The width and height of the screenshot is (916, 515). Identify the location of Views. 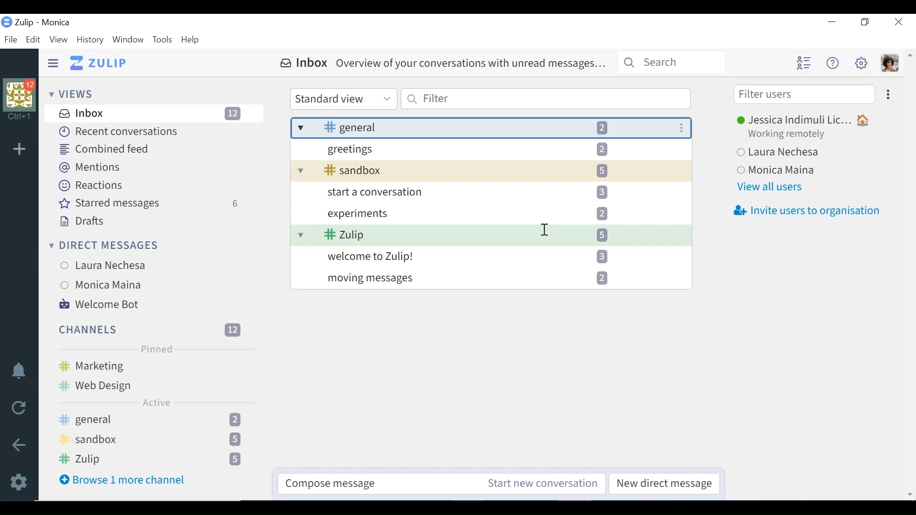
(72, 94).